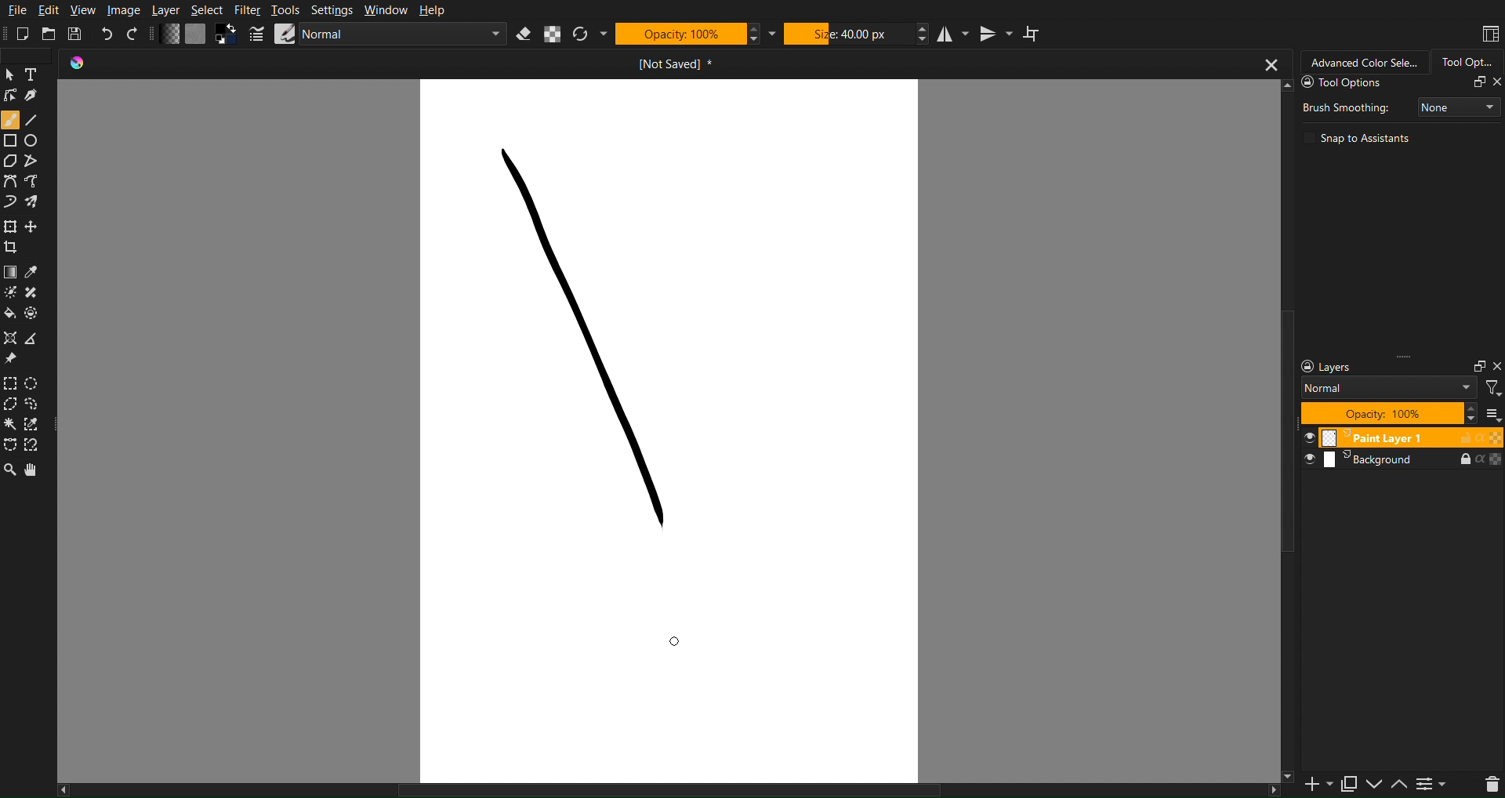 This screenshot has width=1505, height=798. Describe the element at coordinates (1375, 83) in the screenshot. I see `Tool Options` at that location.